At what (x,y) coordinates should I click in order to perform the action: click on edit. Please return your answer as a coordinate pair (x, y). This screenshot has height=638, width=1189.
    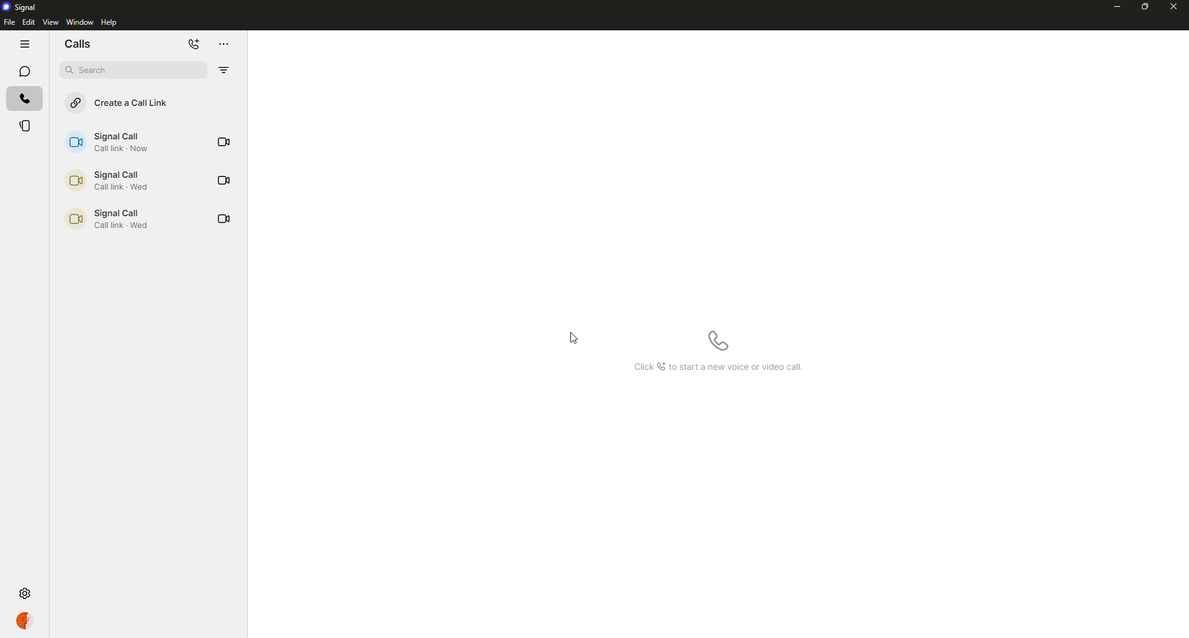
    Looking at the image, I should click on (29, 22).